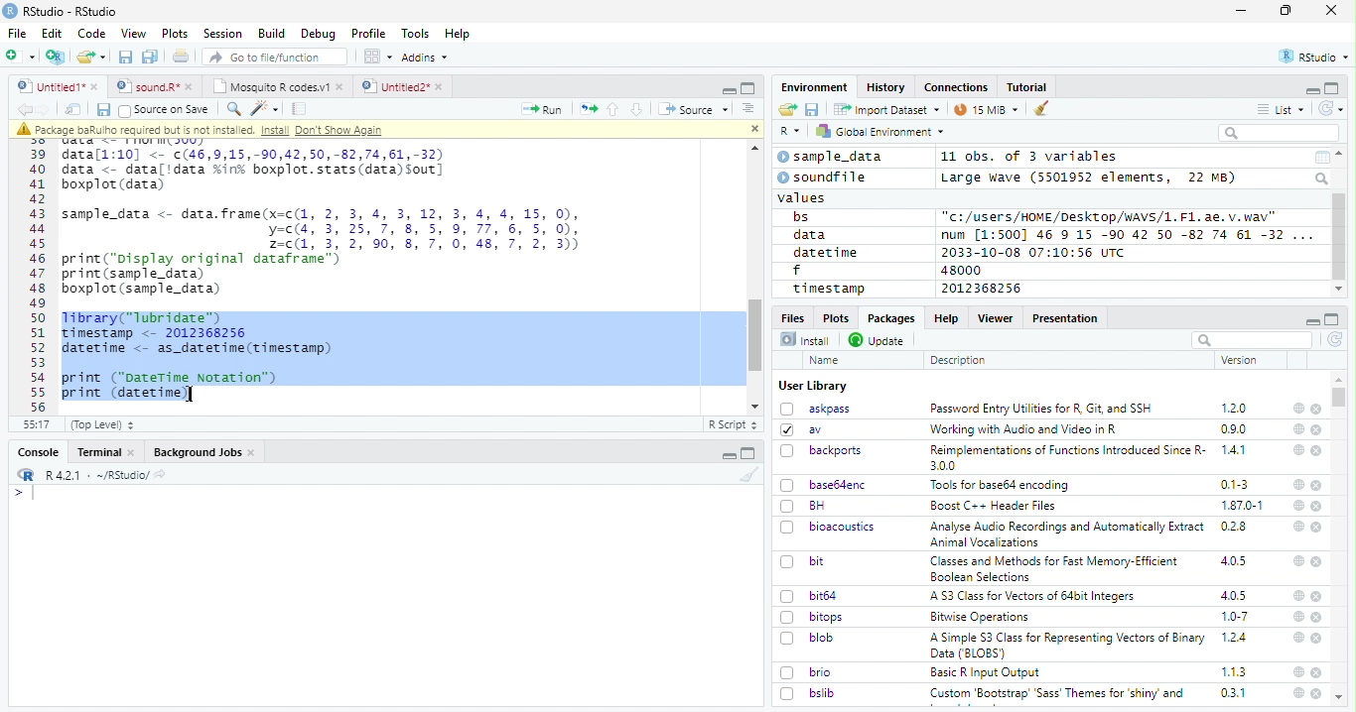  I want to click on R 4.2.1 - ~/RStudio/, so click(94, 475).